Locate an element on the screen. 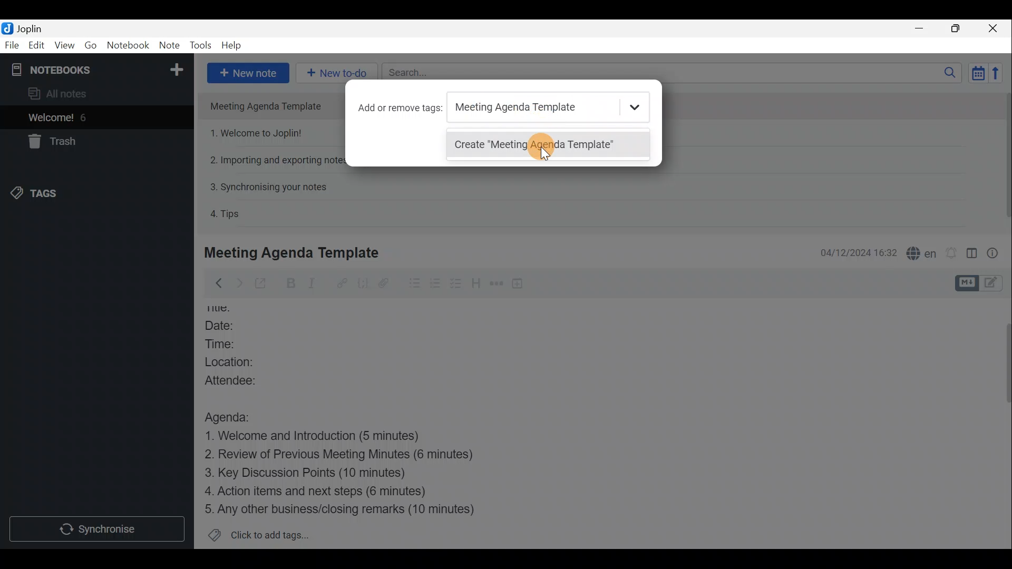  Review of Previous Meeting Minutes (6 minutes) is located at coordinates (356, 456).